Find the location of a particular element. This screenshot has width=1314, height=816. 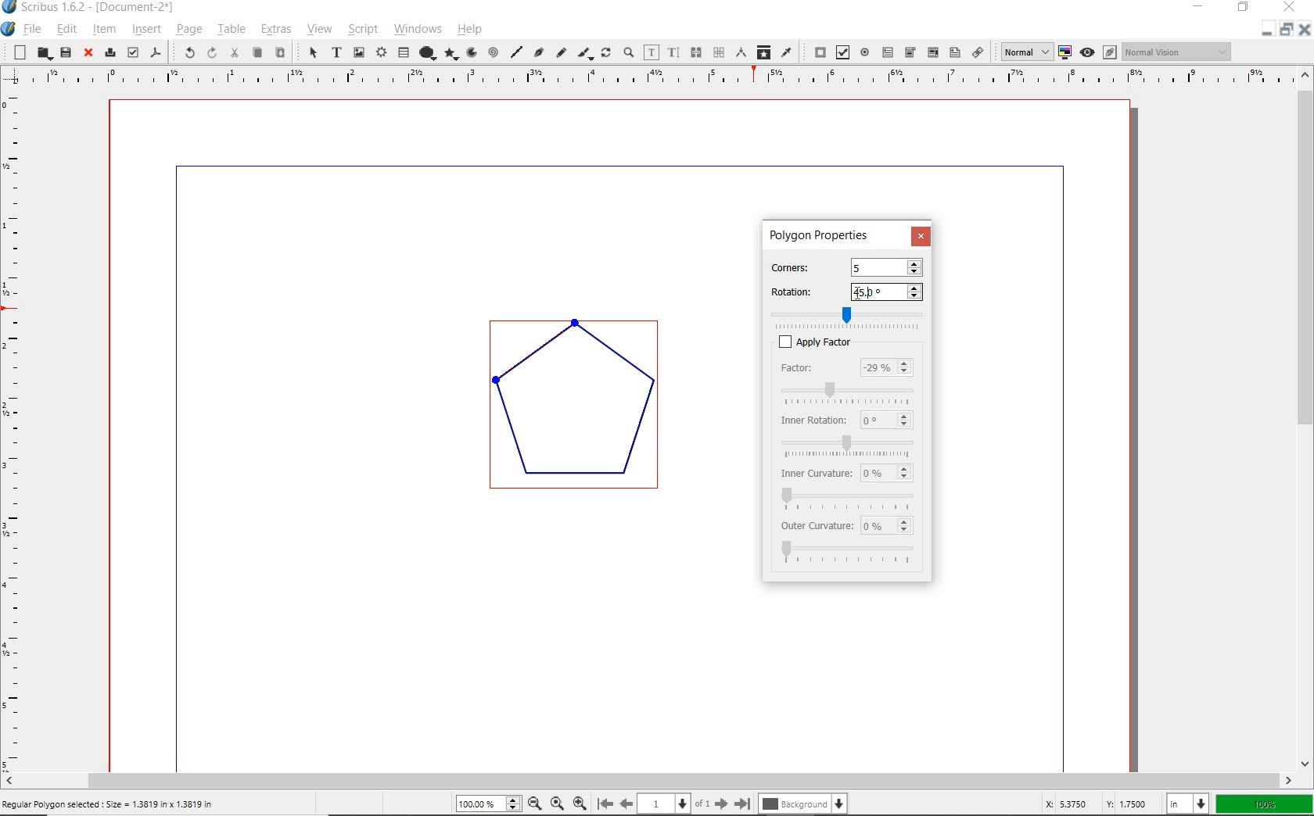

file is located at coordinates (33, 29).